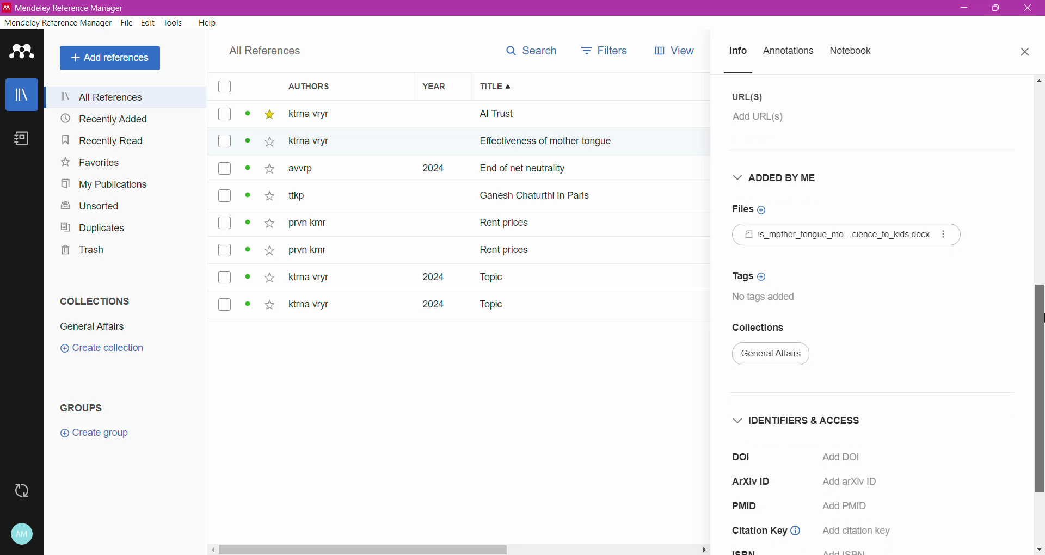 This screenshot has width=1045, height=555. Describe the element at coordinates (308, 251) in the screenshot. I see `prvn kity` at that location.